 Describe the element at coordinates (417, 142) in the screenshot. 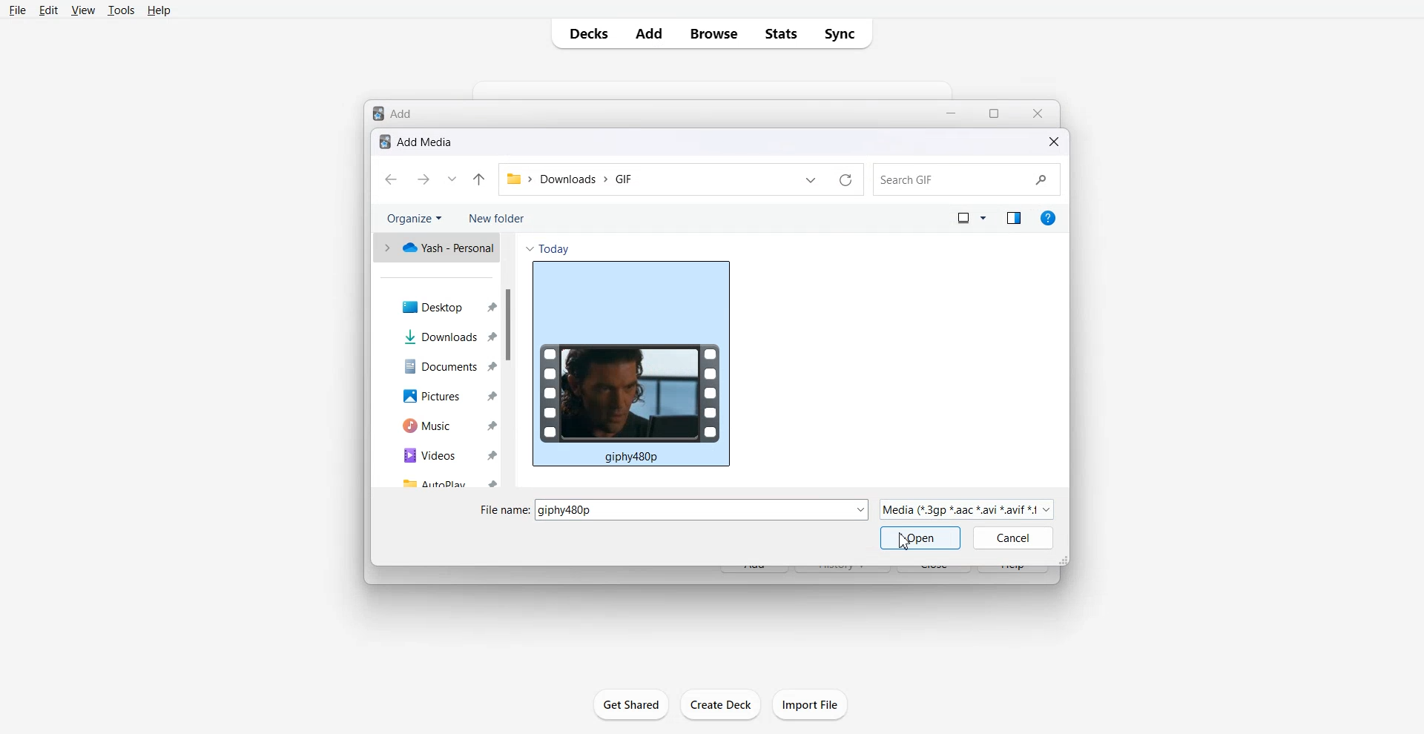

I see `Text` at that location.